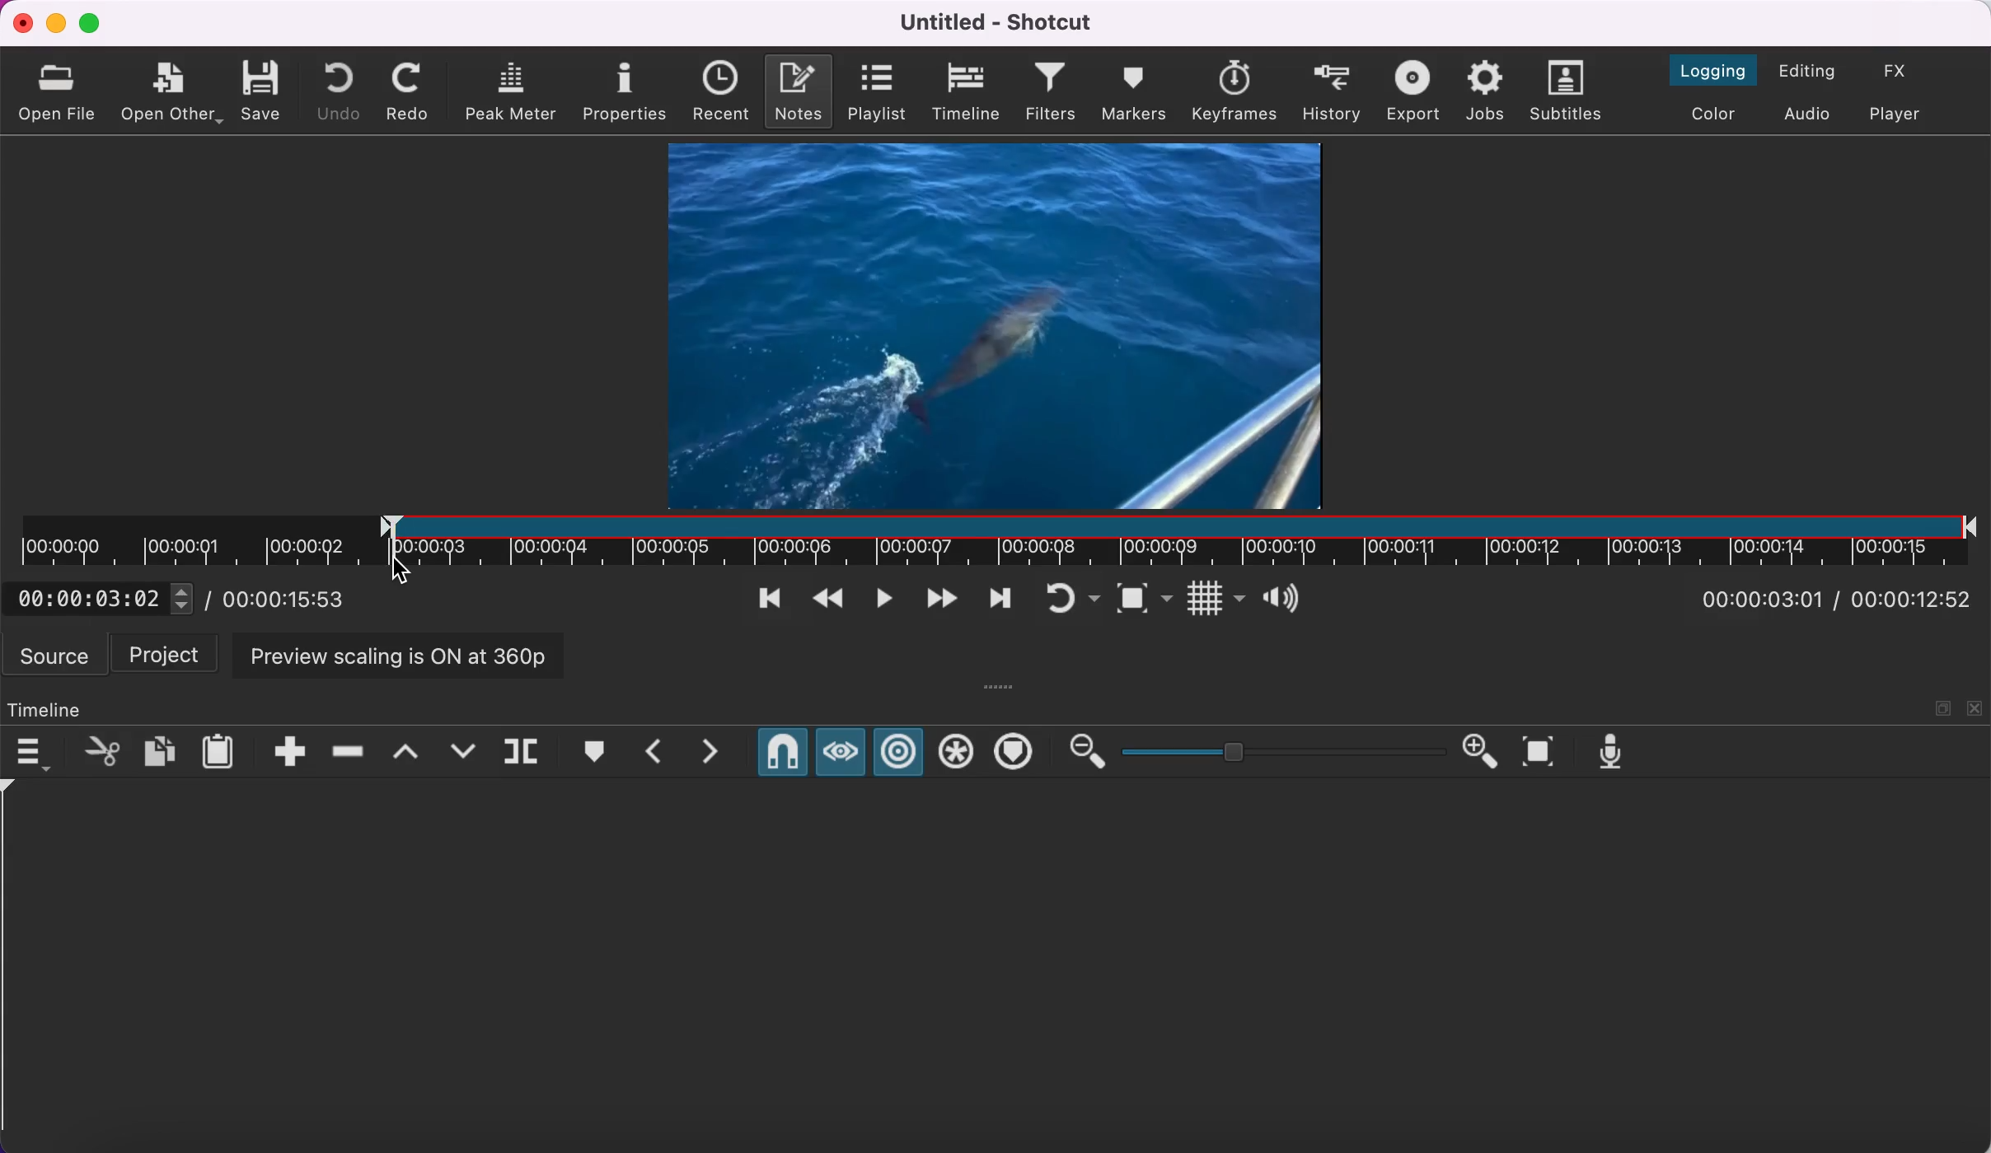  What do you see at coordinates (1904, 117) in the screenshot?
I see `switch to player only layout` at bounding box center [1904, 117].